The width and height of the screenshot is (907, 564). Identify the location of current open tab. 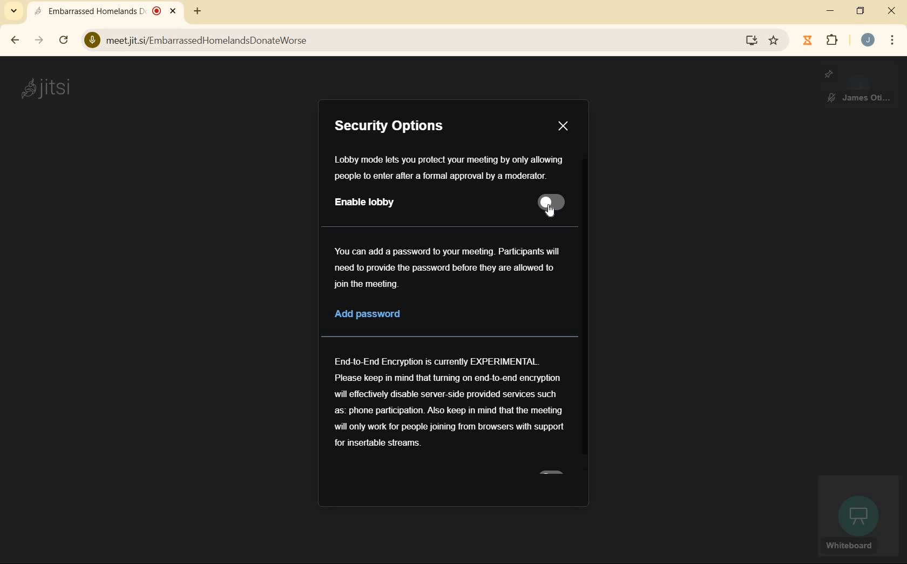
(106, 11).